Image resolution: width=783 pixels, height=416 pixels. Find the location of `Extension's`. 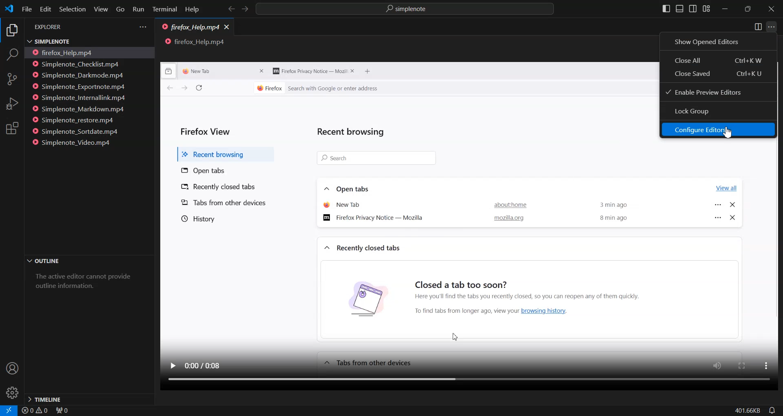

Extension's is located at coordinates (12, 129).